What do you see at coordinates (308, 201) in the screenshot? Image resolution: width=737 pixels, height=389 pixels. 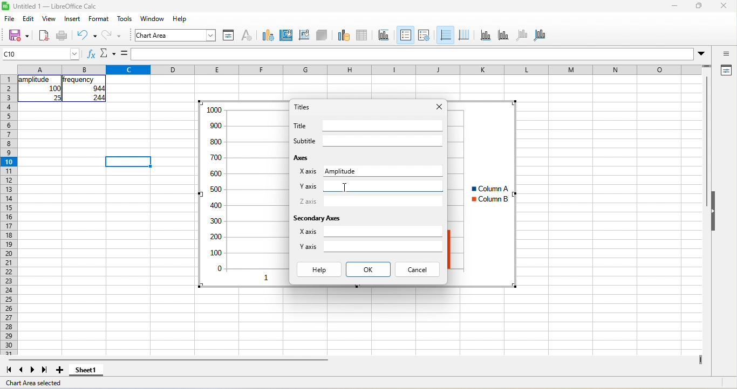 I see `Z axis` at bounding box center [308, 201].